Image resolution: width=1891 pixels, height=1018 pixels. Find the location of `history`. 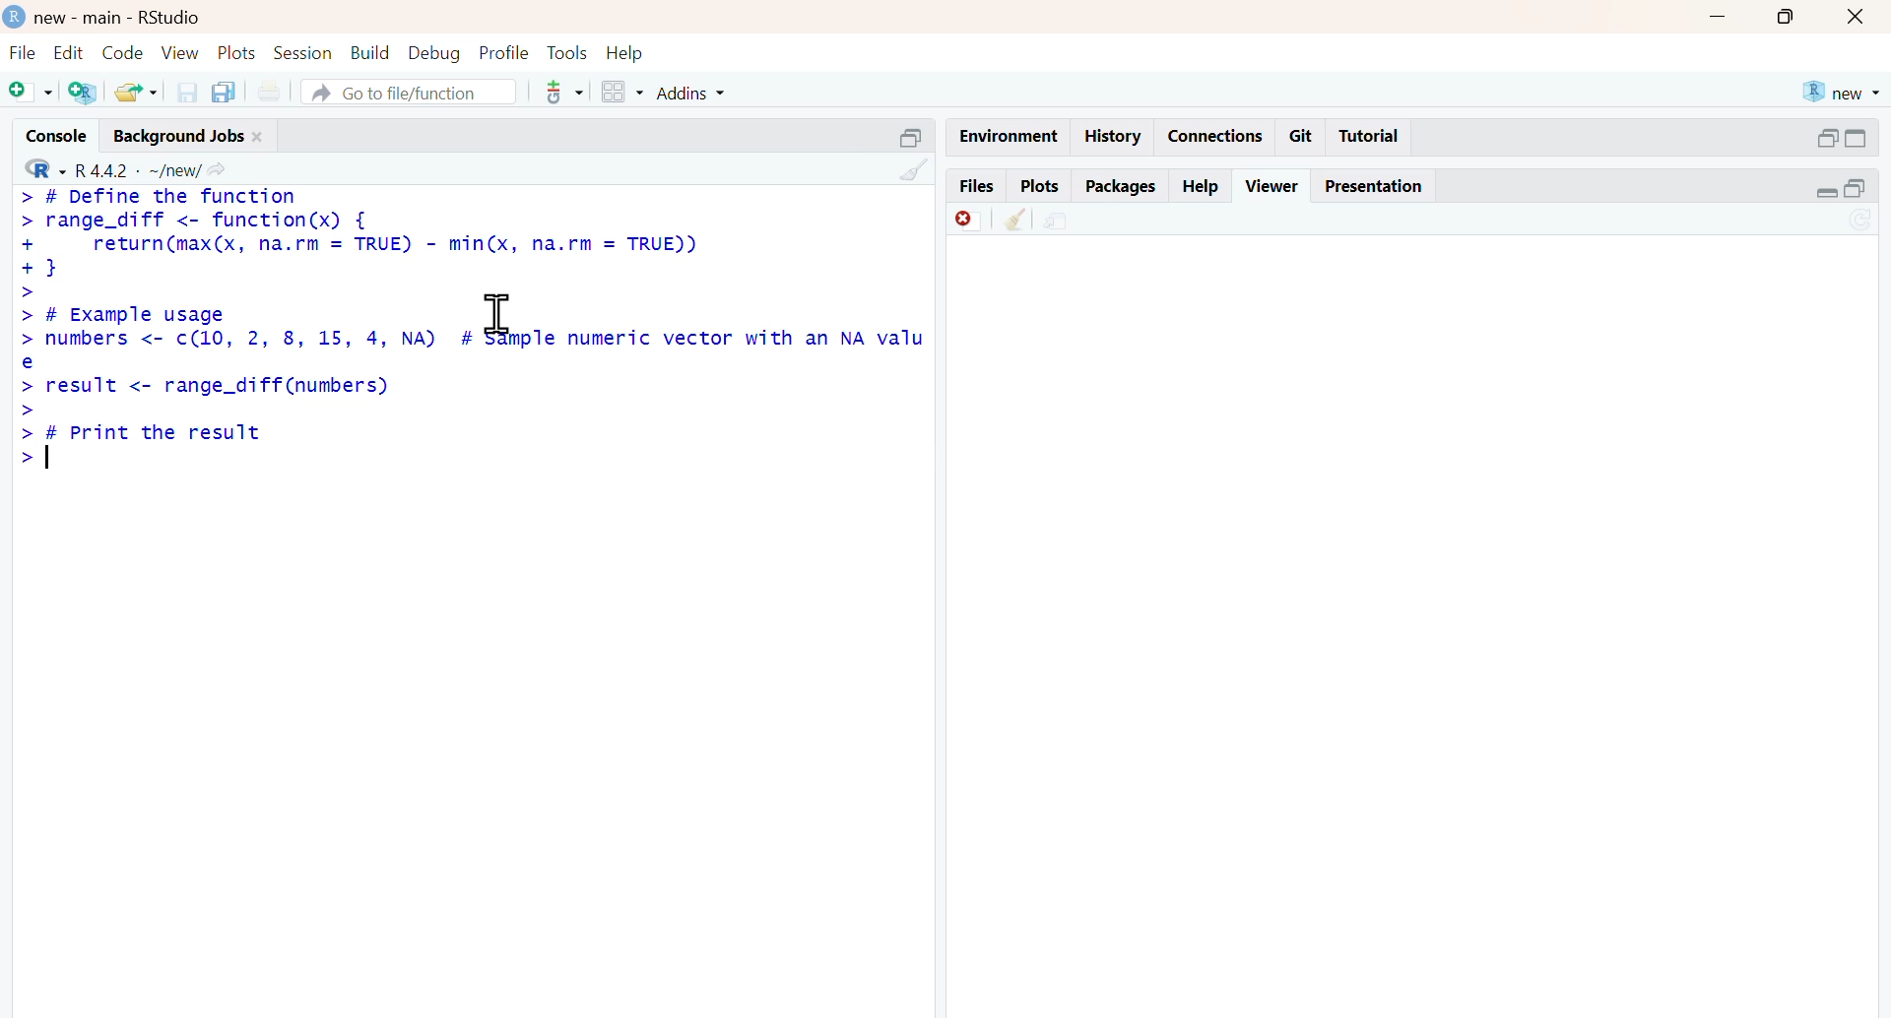

history is located at coordinates (1114, 136).